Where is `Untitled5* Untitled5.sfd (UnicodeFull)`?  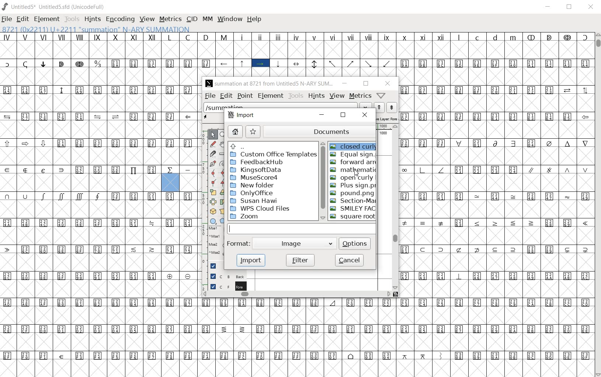 Untitled5* Untitled5.sfd (UnicodeFull) is located at coordinates (55, 7).